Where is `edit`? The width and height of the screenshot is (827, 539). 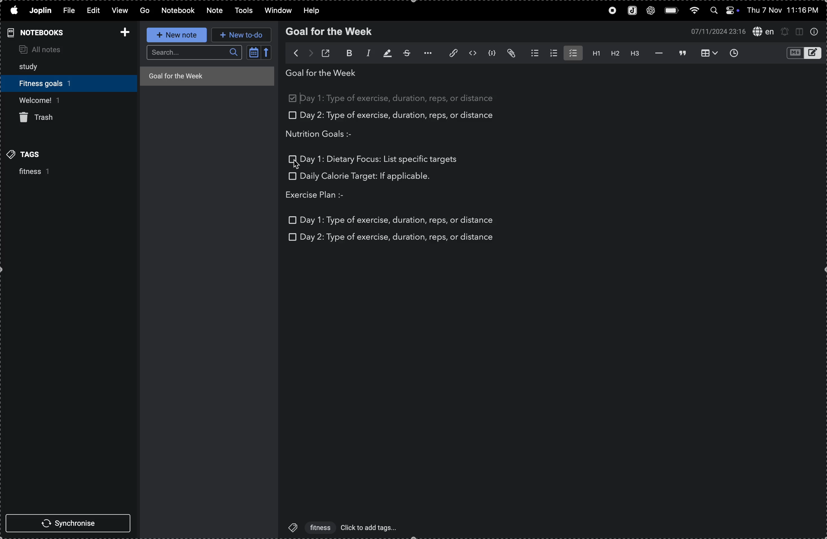 edit is located at coordinates (94, 10).